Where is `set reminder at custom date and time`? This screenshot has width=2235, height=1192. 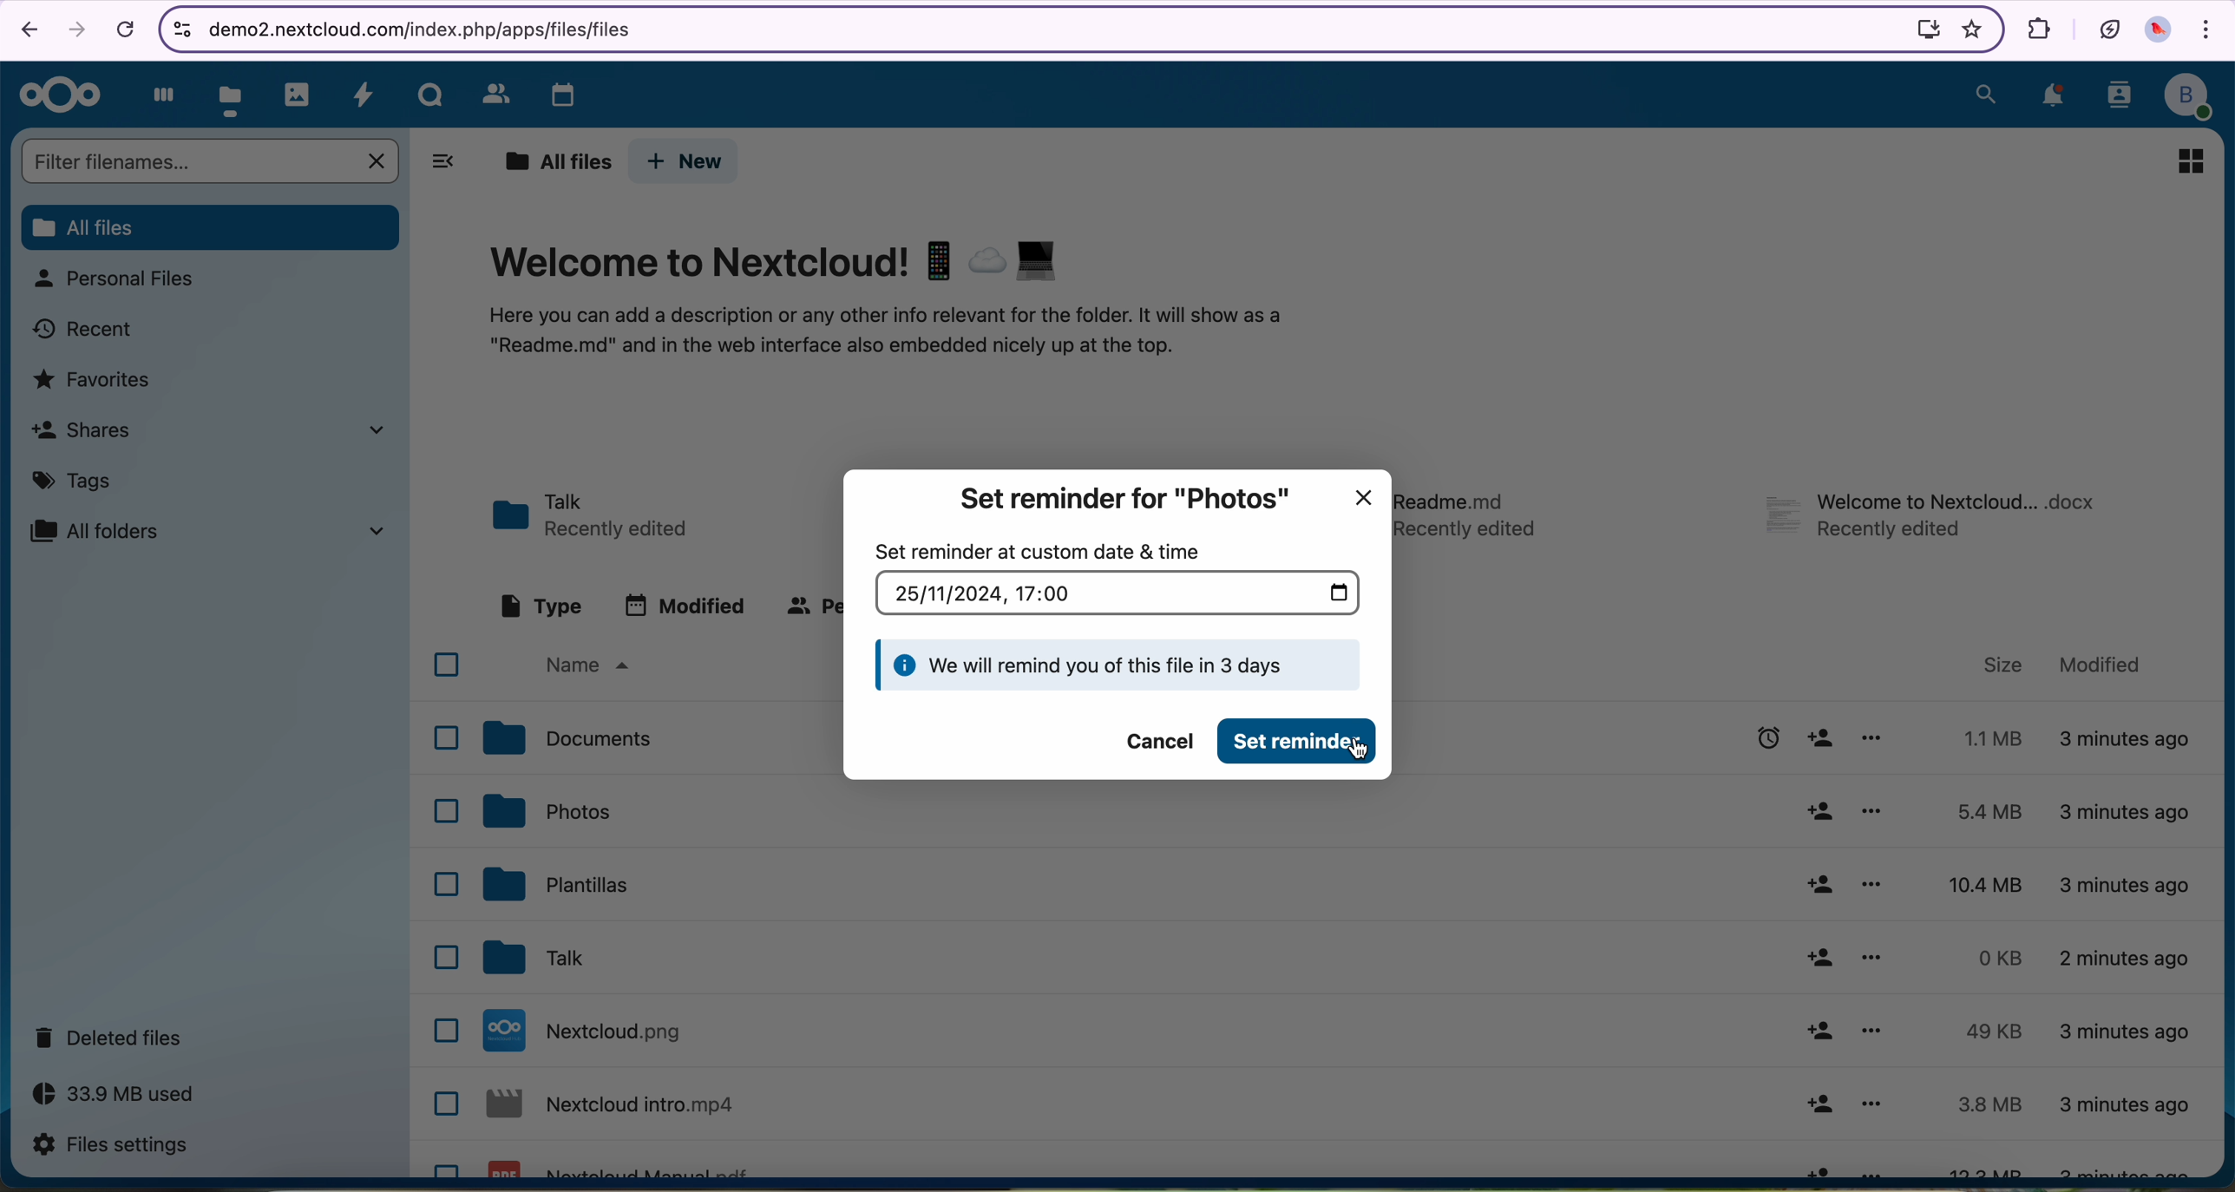
set reminder at custom date and time is located at coordinates (1038, 551).